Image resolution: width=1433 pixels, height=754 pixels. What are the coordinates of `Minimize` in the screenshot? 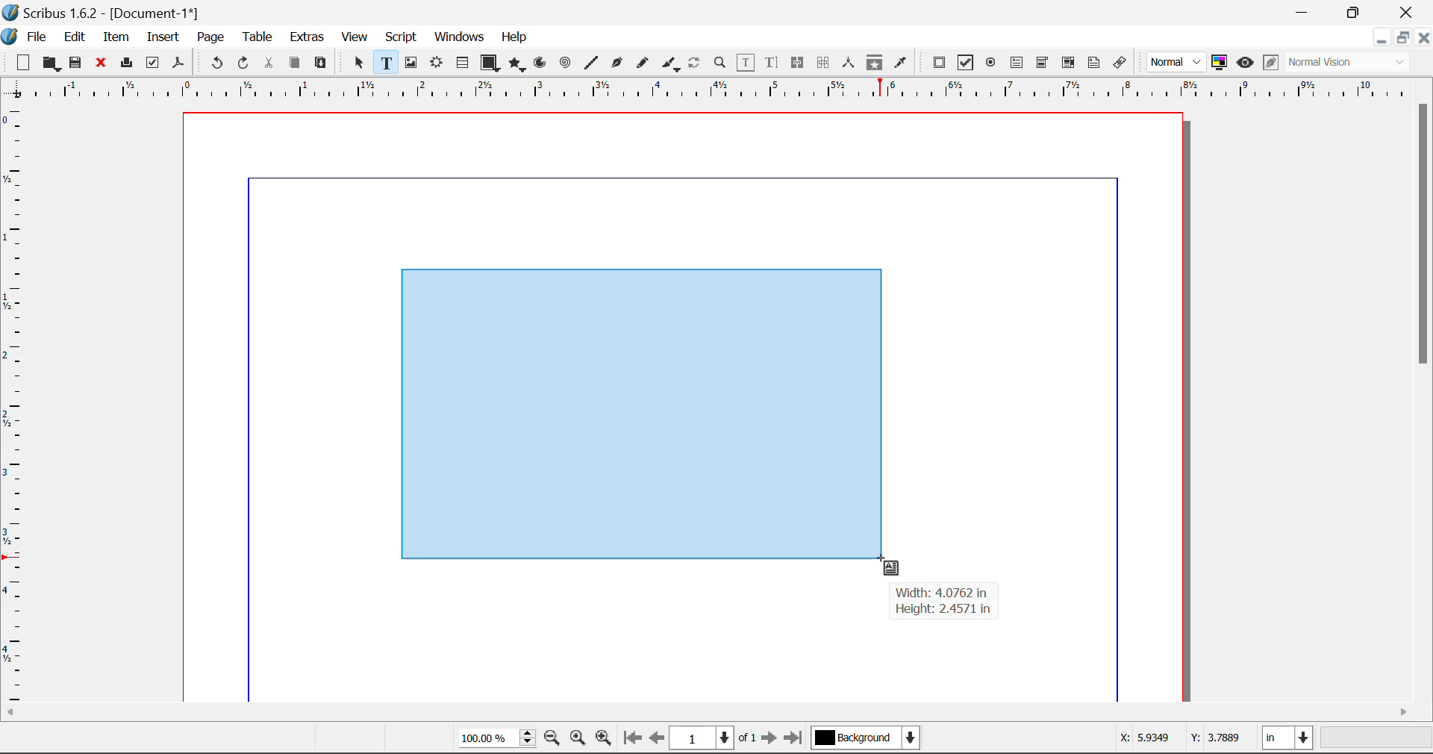 It's located at (1402, 37).